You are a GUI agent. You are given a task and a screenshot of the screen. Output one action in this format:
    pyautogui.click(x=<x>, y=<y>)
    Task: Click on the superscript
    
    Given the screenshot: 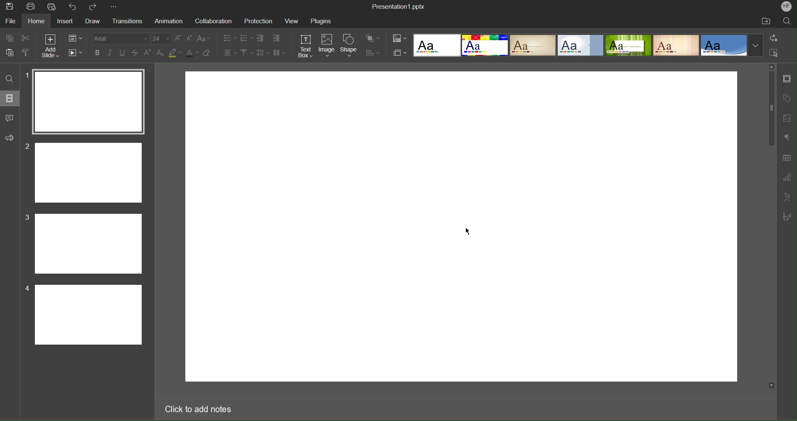 What is the action you would take?
    pyautogui.click(x=148, y=53)
    